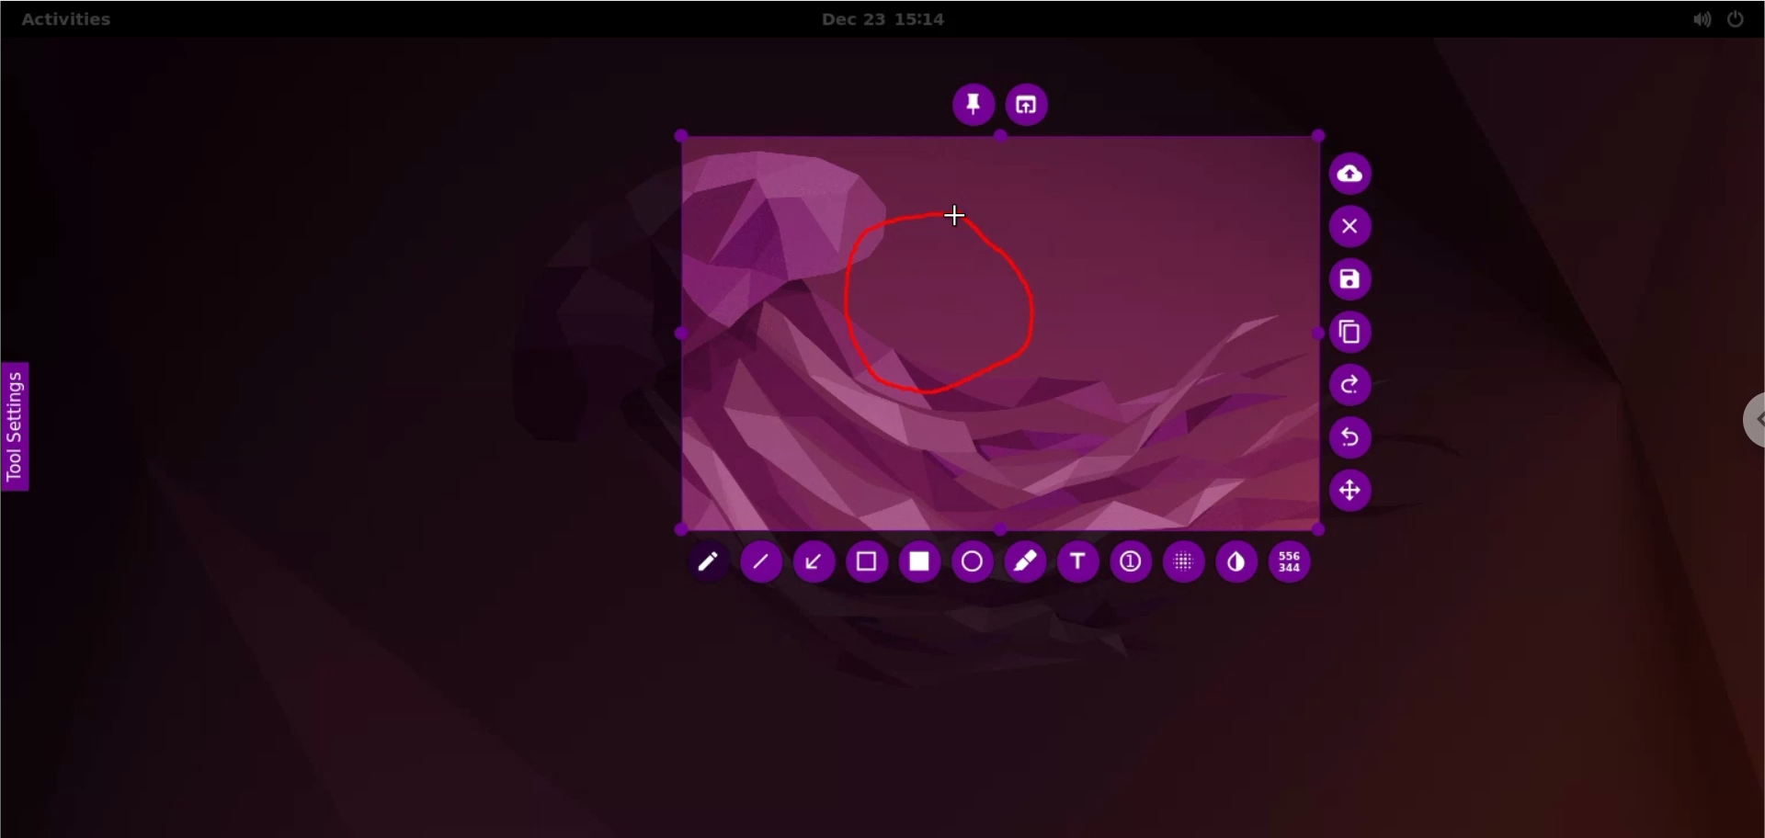  Describe the element at coordinates (759, 562) in the screenshot. I see `line ` at that location.